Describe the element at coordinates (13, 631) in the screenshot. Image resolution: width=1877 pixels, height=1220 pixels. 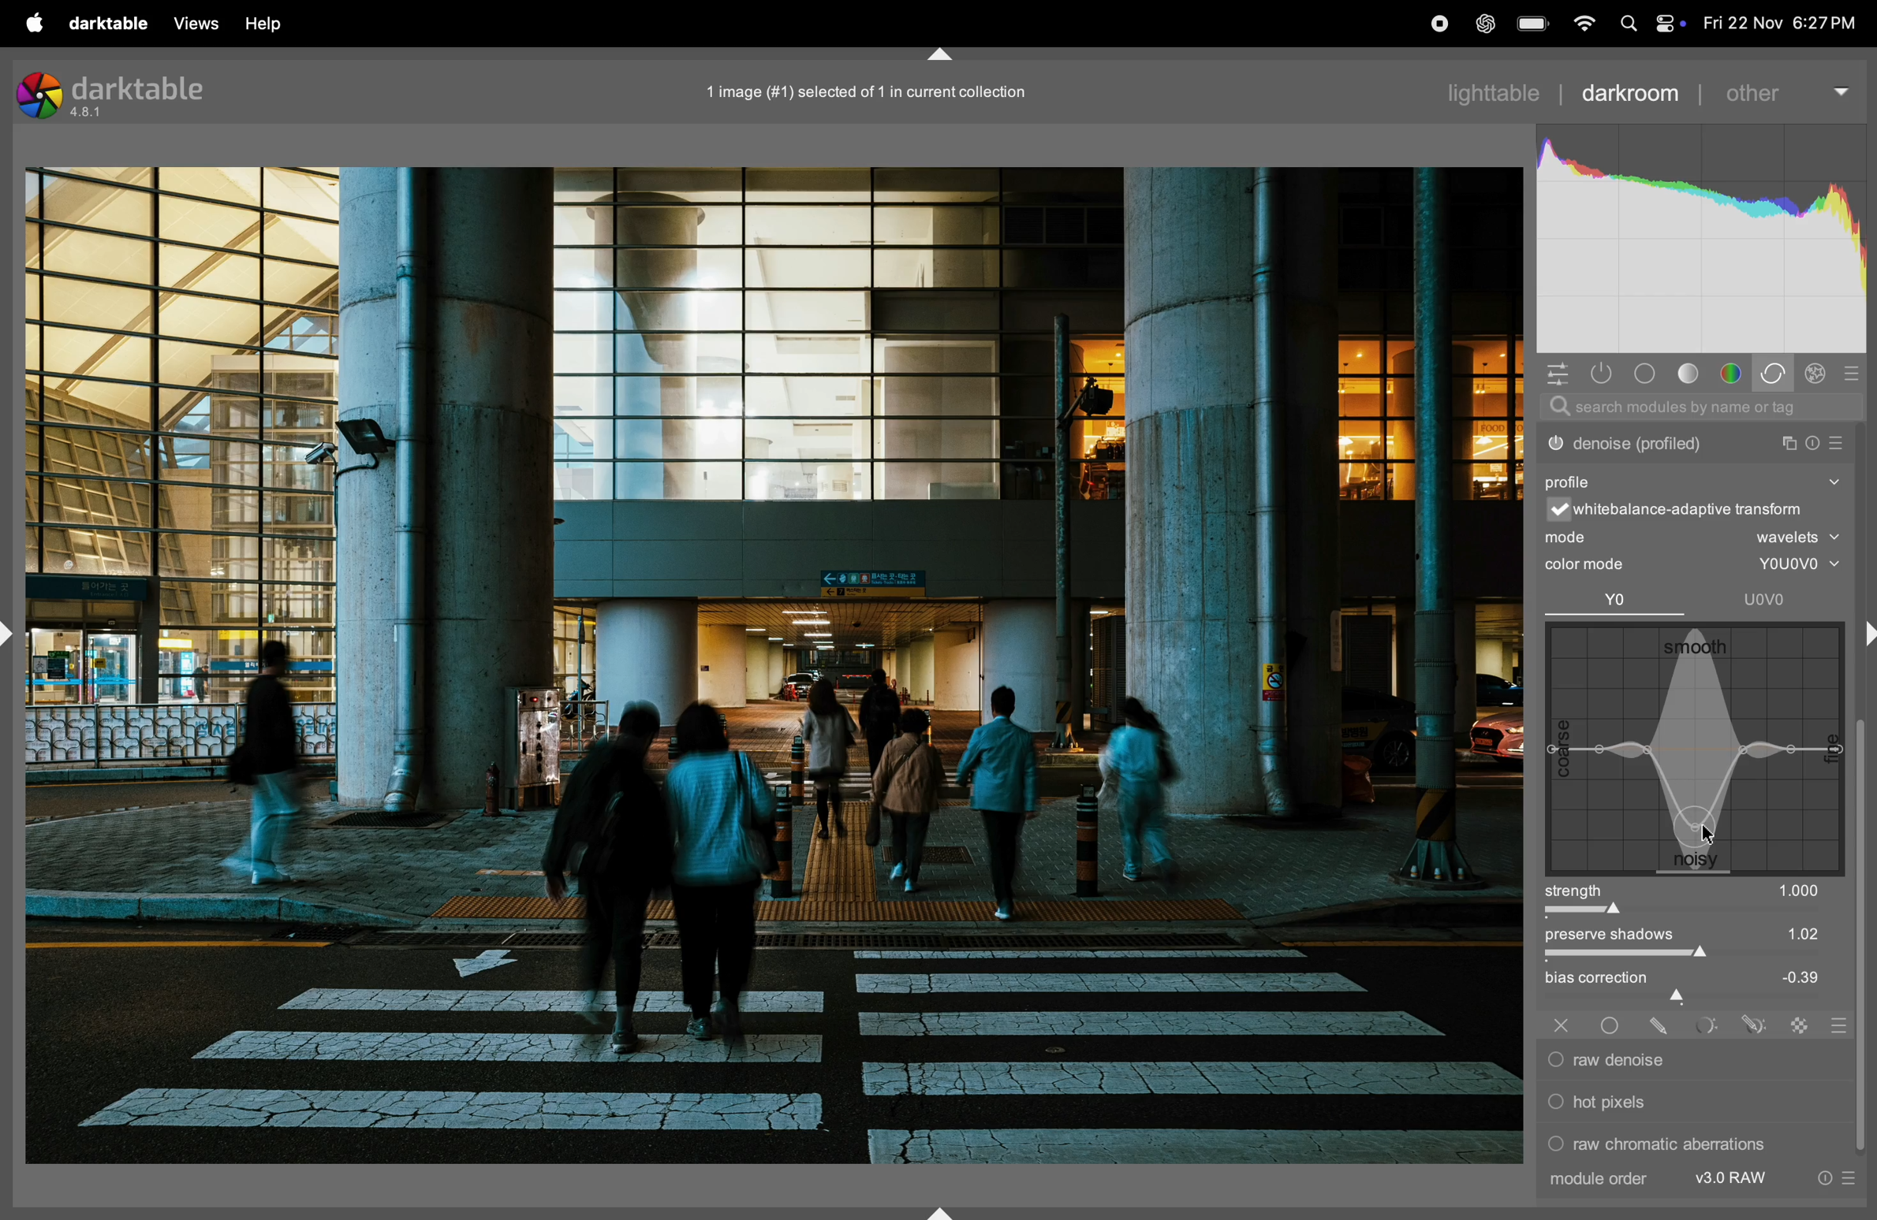
I see `shift+ctrl+l` at that location.